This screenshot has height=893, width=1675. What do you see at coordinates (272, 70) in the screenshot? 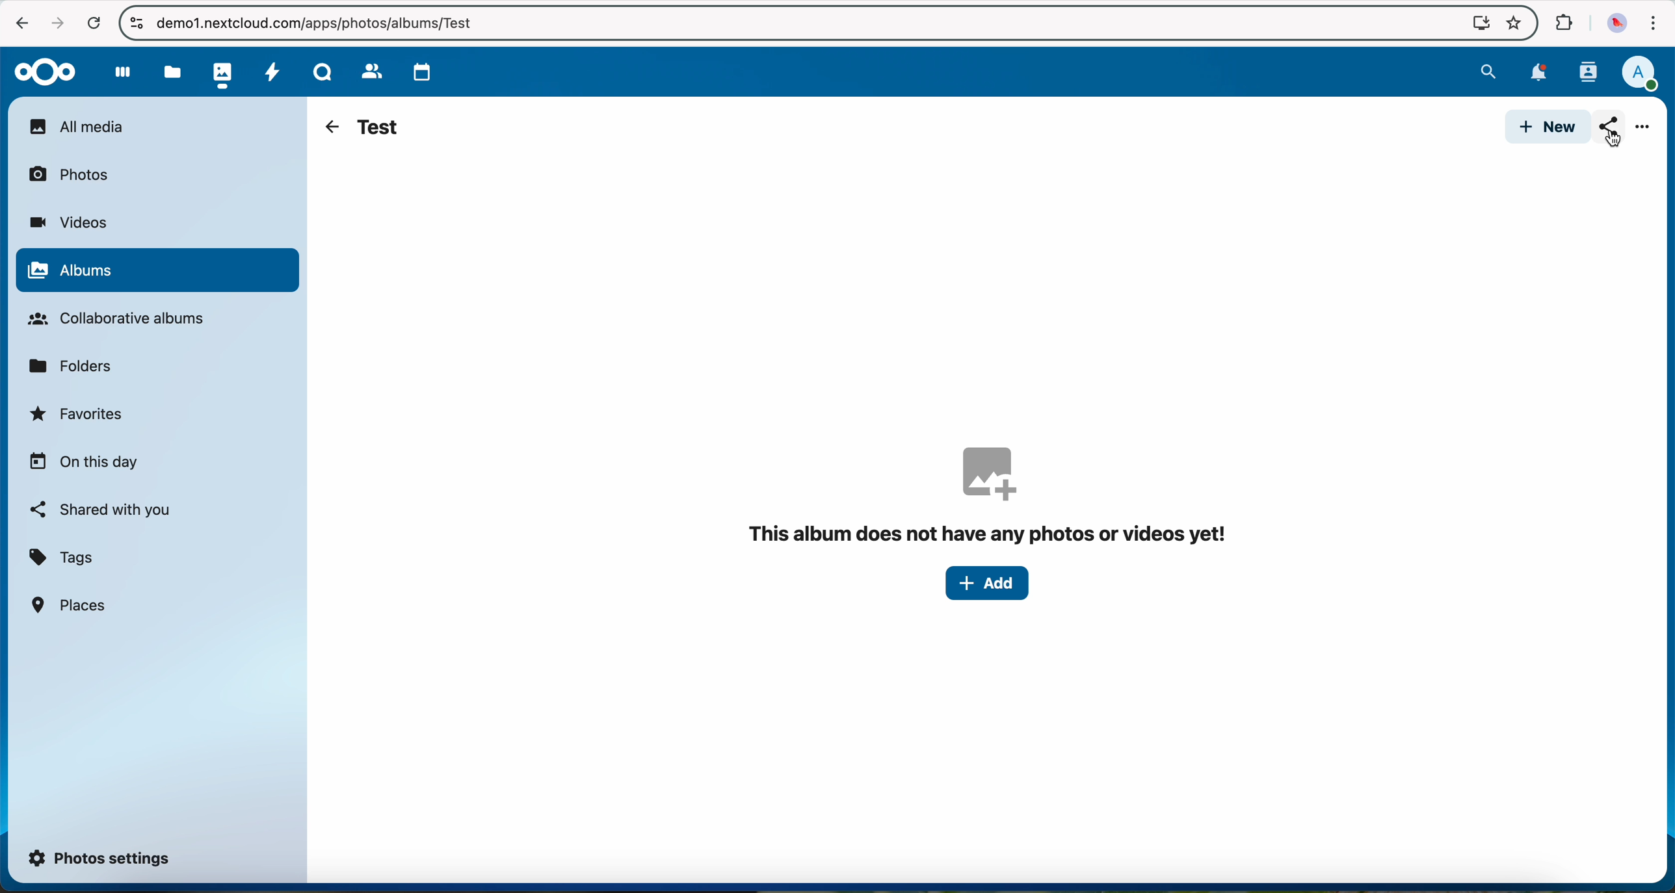
I see `activity` at bounding box center [272, 70].